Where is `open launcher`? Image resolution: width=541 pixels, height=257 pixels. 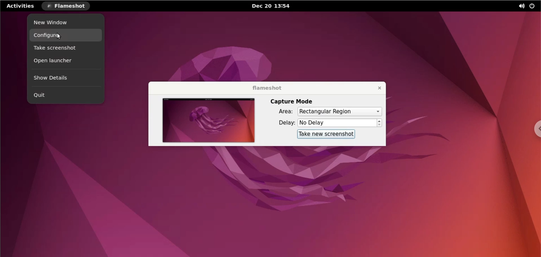
open launcher is located at coordinates (64, 62).